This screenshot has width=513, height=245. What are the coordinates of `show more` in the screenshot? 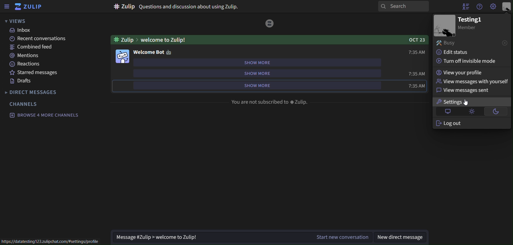 It's located at (258, 74).